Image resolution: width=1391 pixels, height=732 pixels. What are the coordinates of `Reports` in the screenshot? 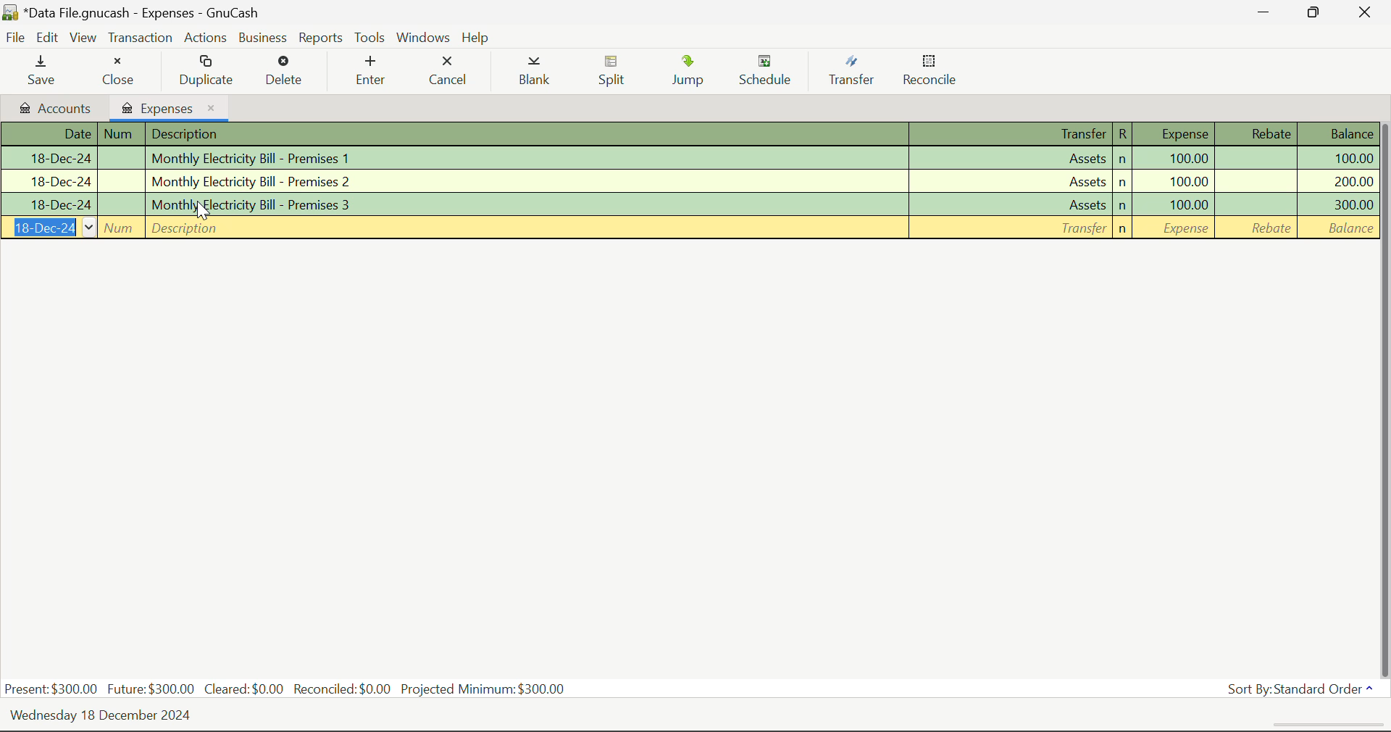 It's located at (320, 38).